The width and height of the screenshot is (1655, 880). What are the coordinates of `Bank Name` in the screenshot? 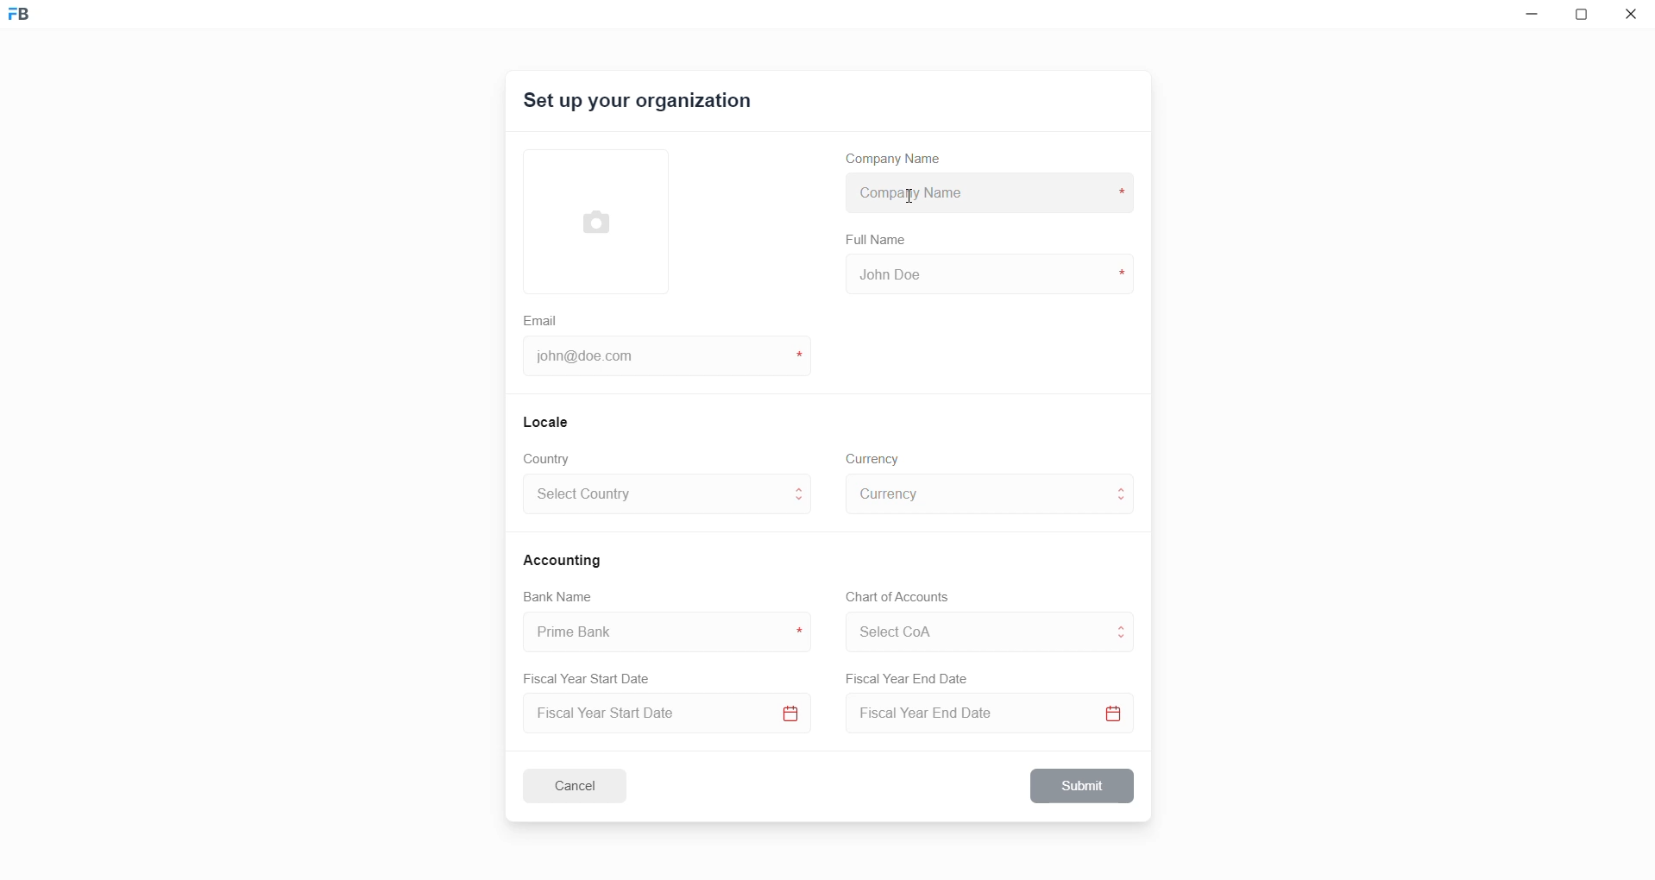 It's located at (558, 599).